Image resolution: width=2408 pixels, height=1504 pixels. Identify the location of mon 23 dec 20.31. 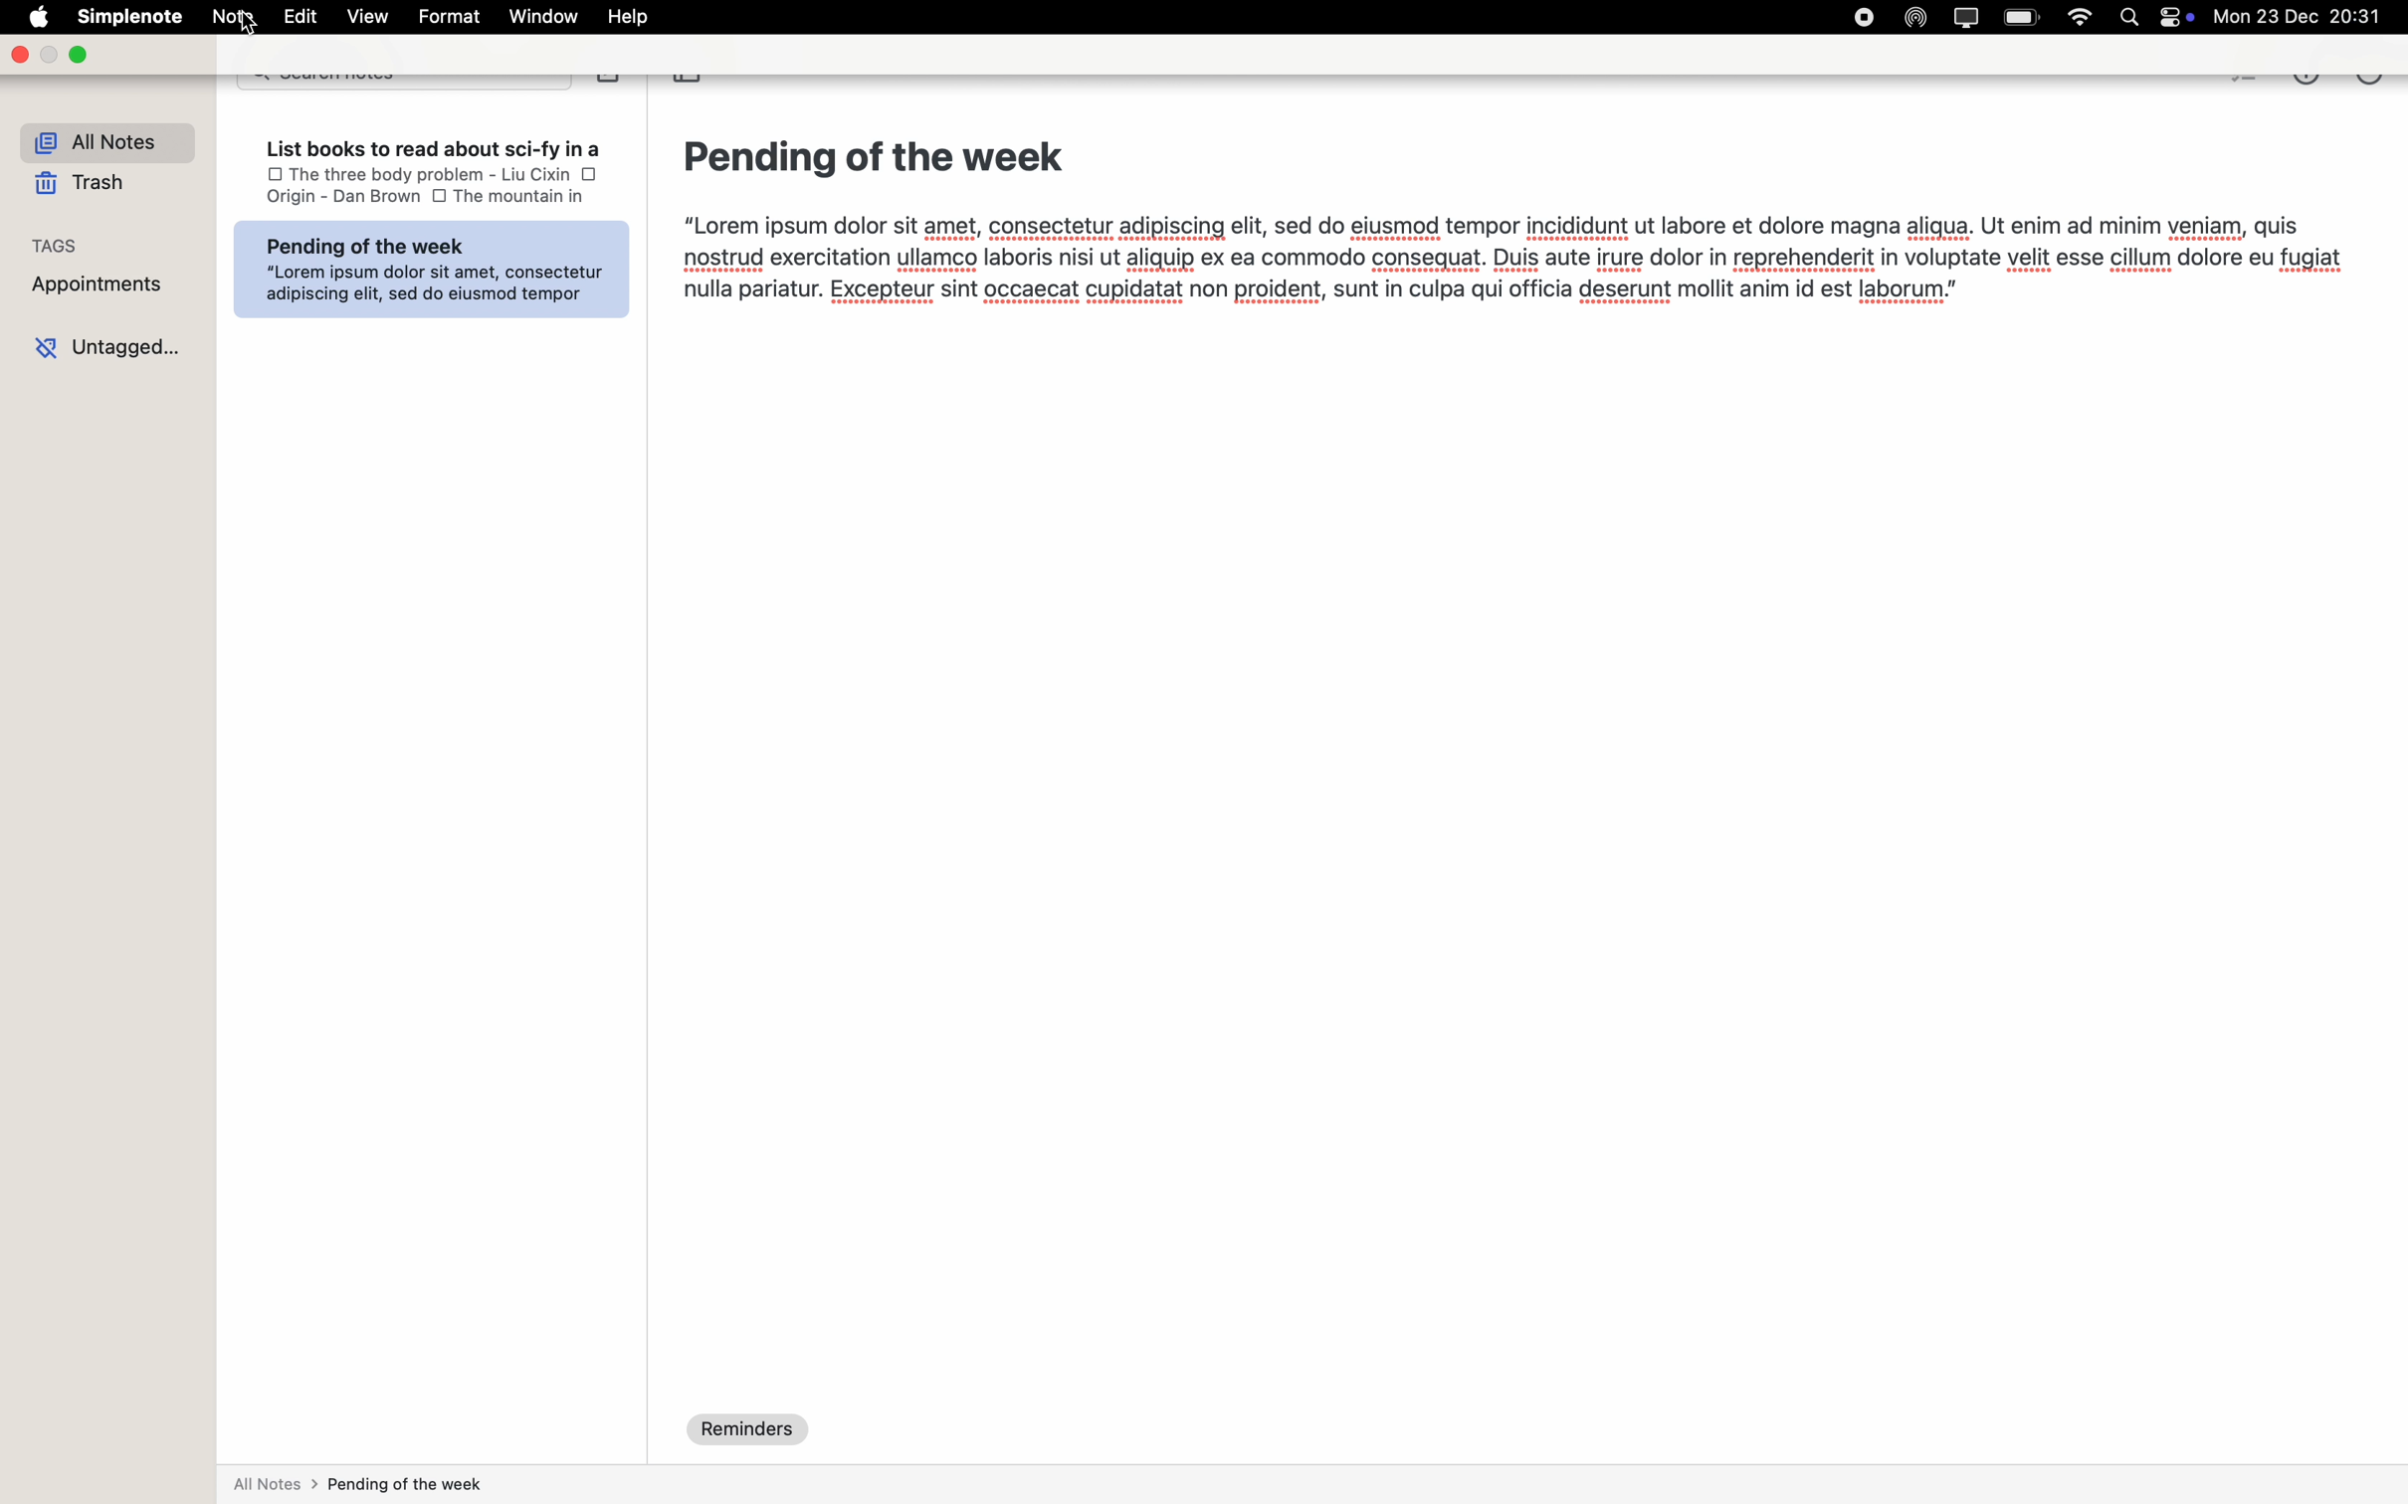
(2303, 17).